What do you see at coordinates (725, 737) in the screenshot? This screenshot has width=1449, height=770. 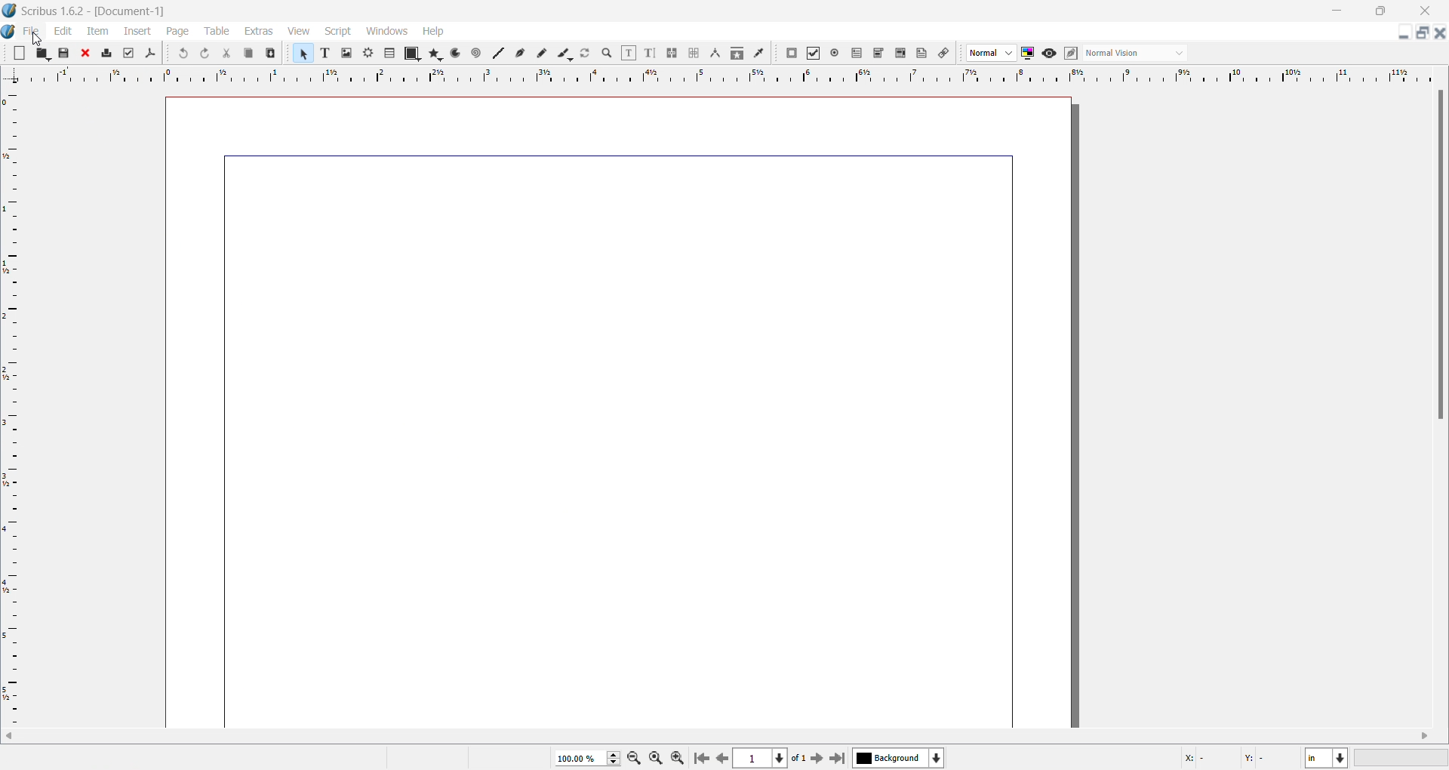 I see `vertical scroll bar` at bounding box center [725, 737].